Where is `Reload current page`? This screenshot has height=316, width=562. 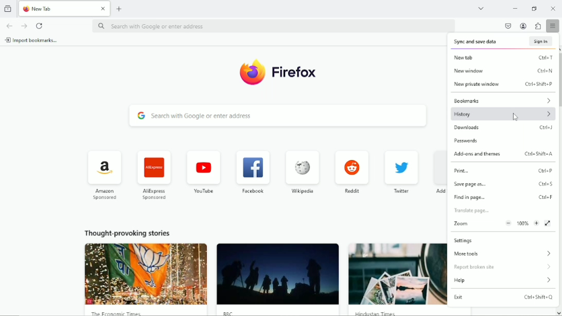 Reload current page is located at coordinates (40, 25).